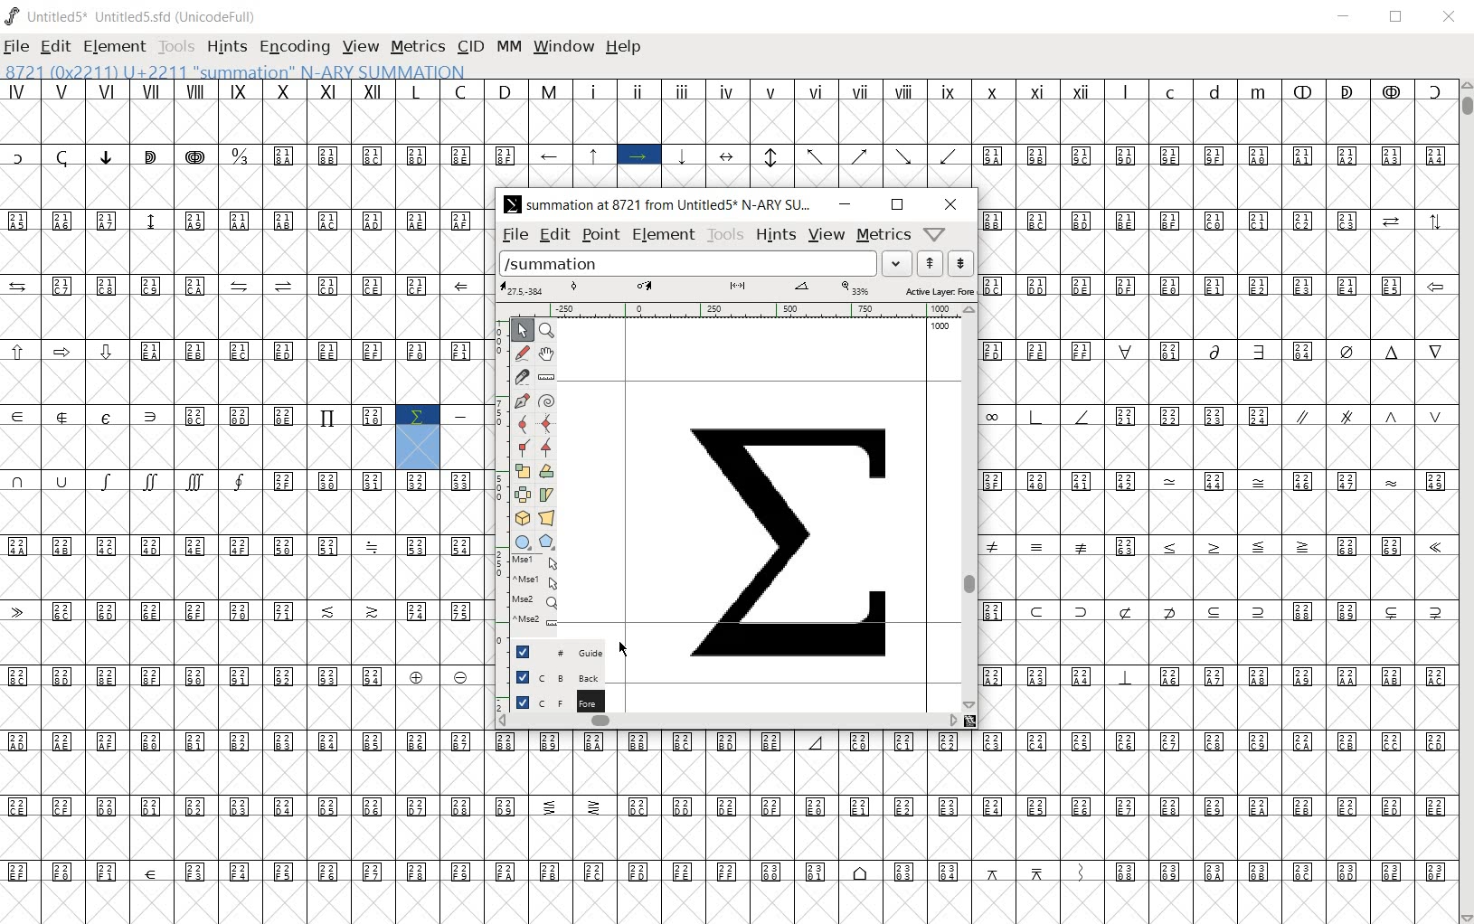 This screenshot has height=924, width=1474. What do you see at coordinates (361, 46) in the screenshot?
I see `VIEW` at bounding box center [361, 46].